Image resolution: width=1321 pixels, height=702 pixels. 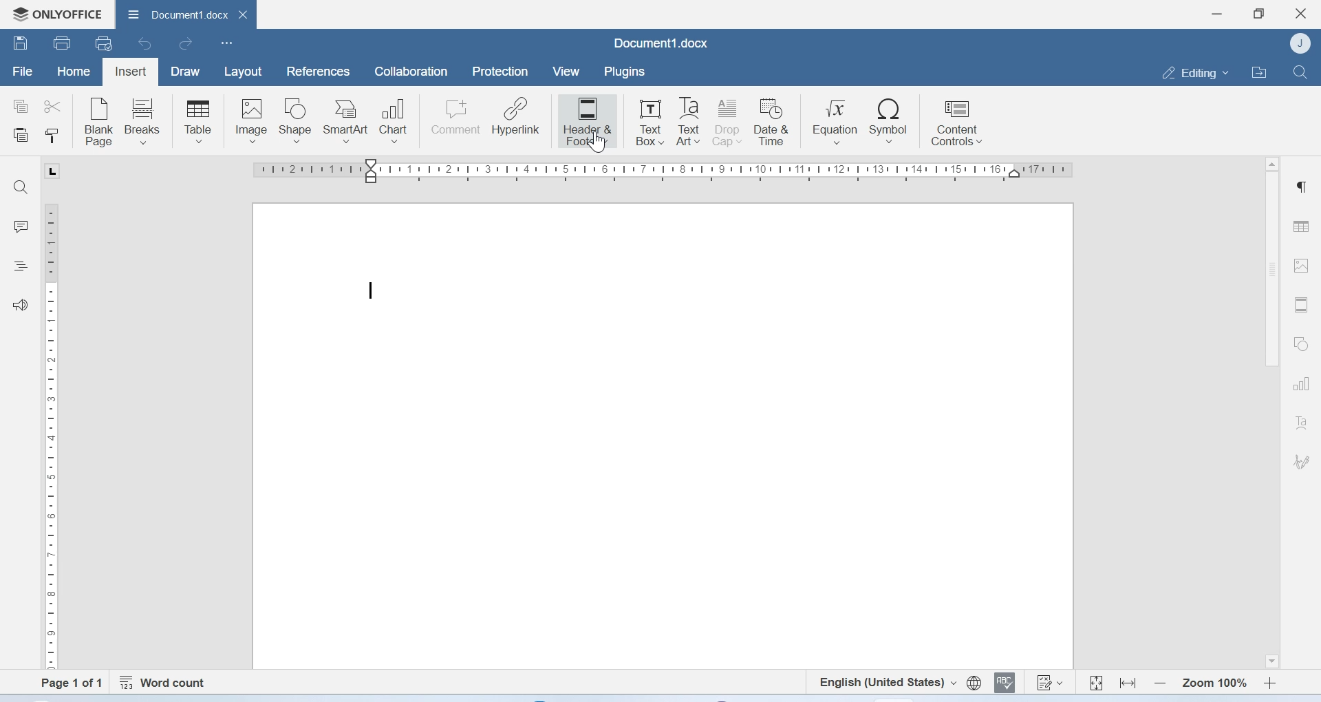 I want to click on Hyperlink, so click(x=517, y=118).